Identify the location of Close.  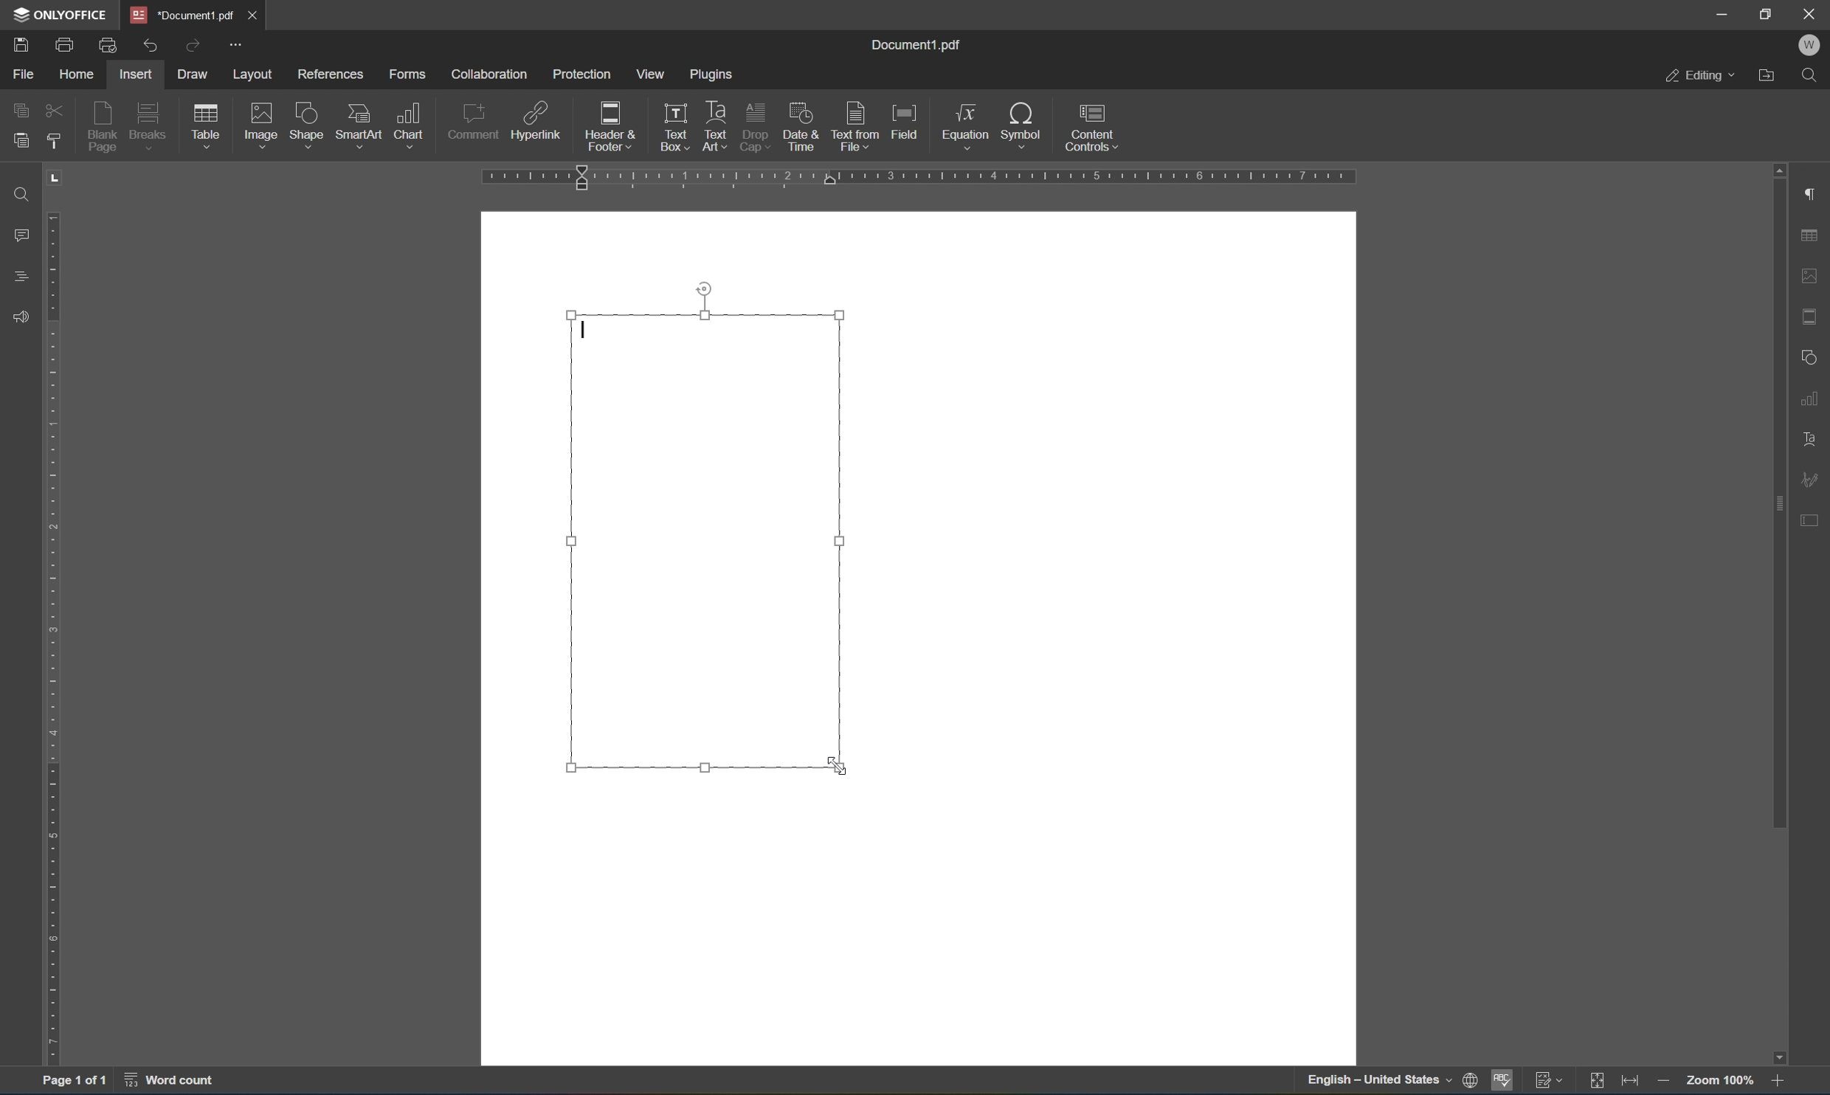
(255, 14).